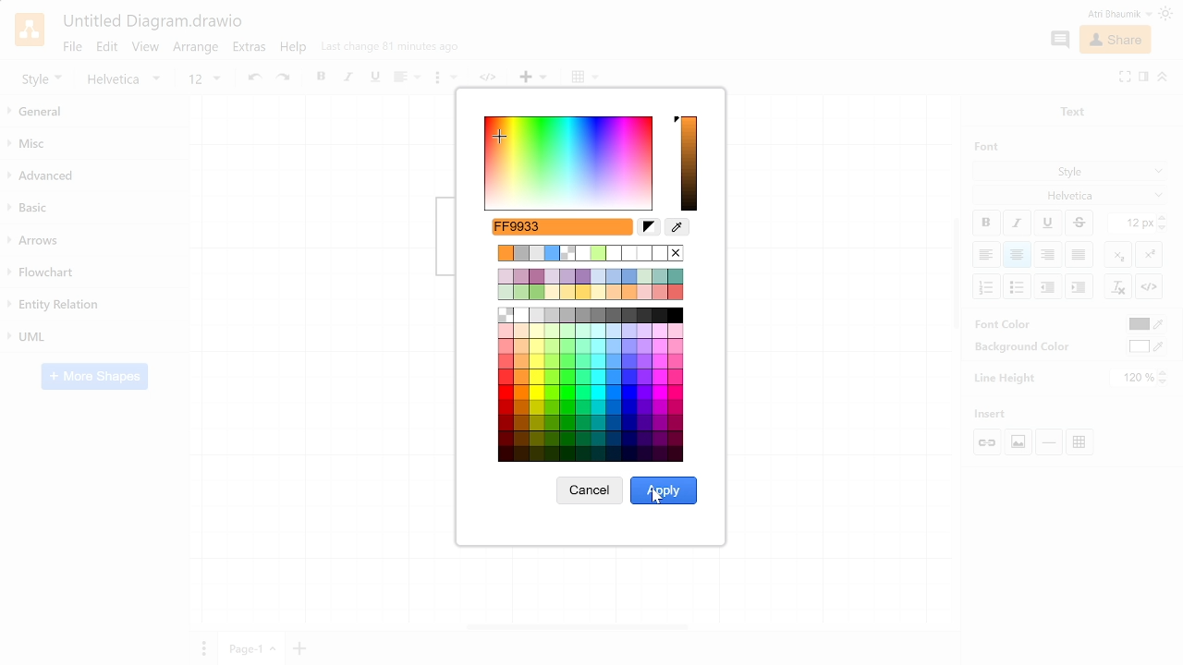  What do you see at coordinates (1149, 253) in the screenshot?
I see `Superscript` at bounding box center [1149, 253].